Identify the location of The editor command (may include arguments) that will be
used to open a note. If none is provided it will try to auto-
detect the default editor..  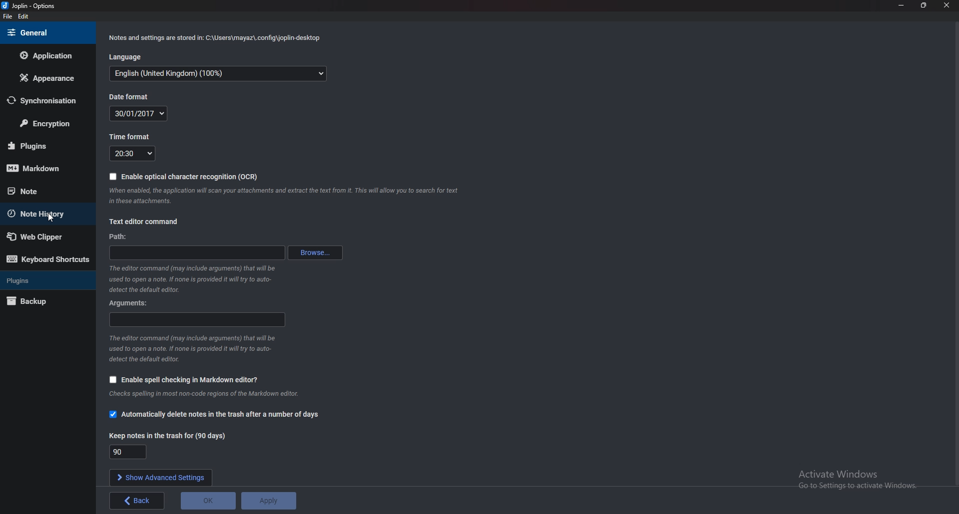
(194, 349).